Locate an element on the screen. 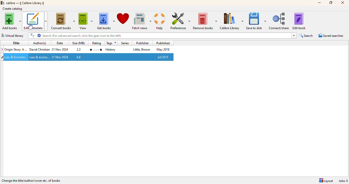 The width and height of the screenshot is (349, 184). title is located at coordinates (16, 43).